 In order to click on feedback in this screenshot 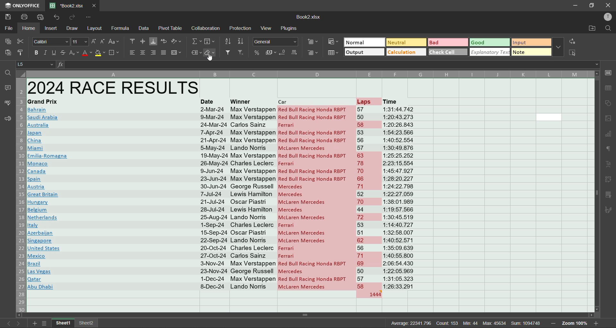, I will do `click(7, 118)`.